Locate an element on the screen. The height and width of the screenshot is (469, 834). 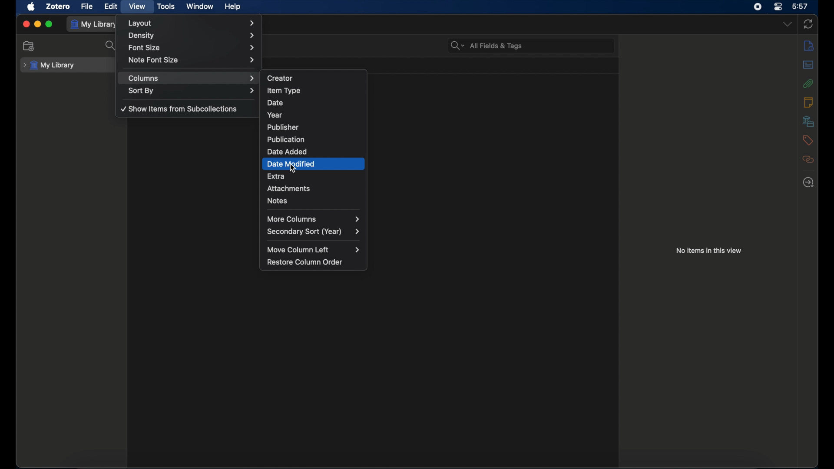
info is located at coordinates (809, 45).